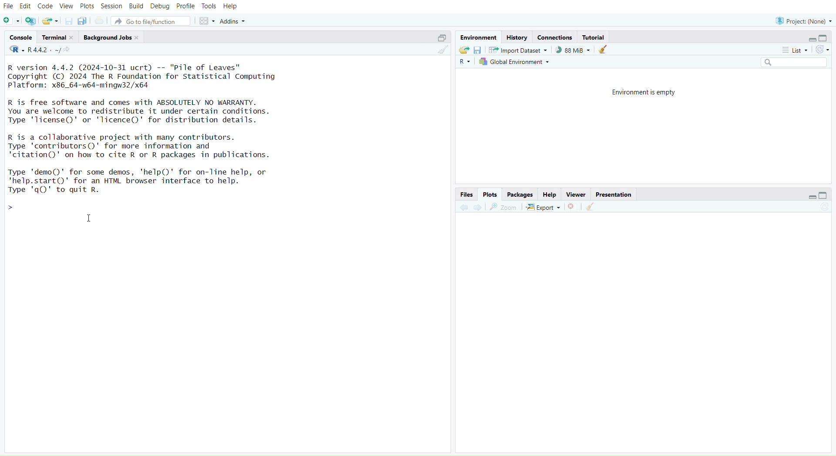 This screenshot has height=456, width=836. Describe the element at coordinates (516, 38) in the screenshot. I see `history` at that location.